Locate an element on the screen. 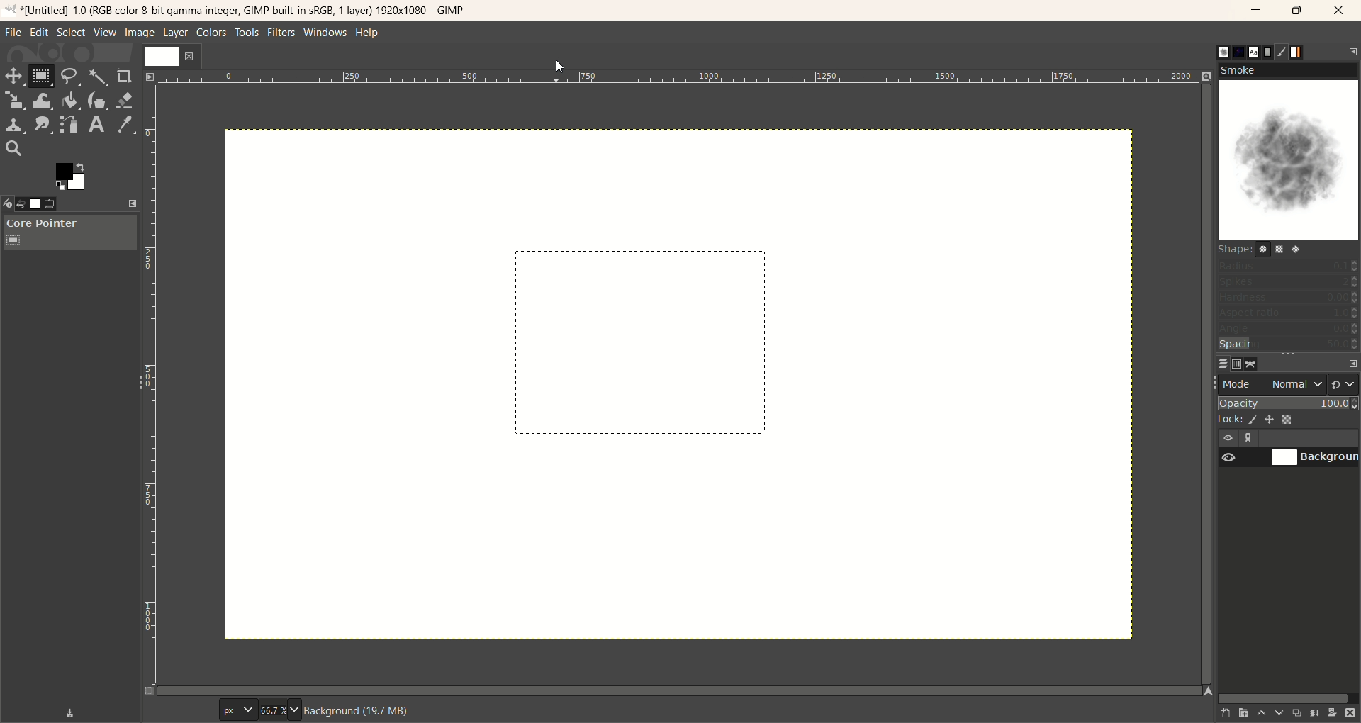  logo is located at coordinates (10, 11).